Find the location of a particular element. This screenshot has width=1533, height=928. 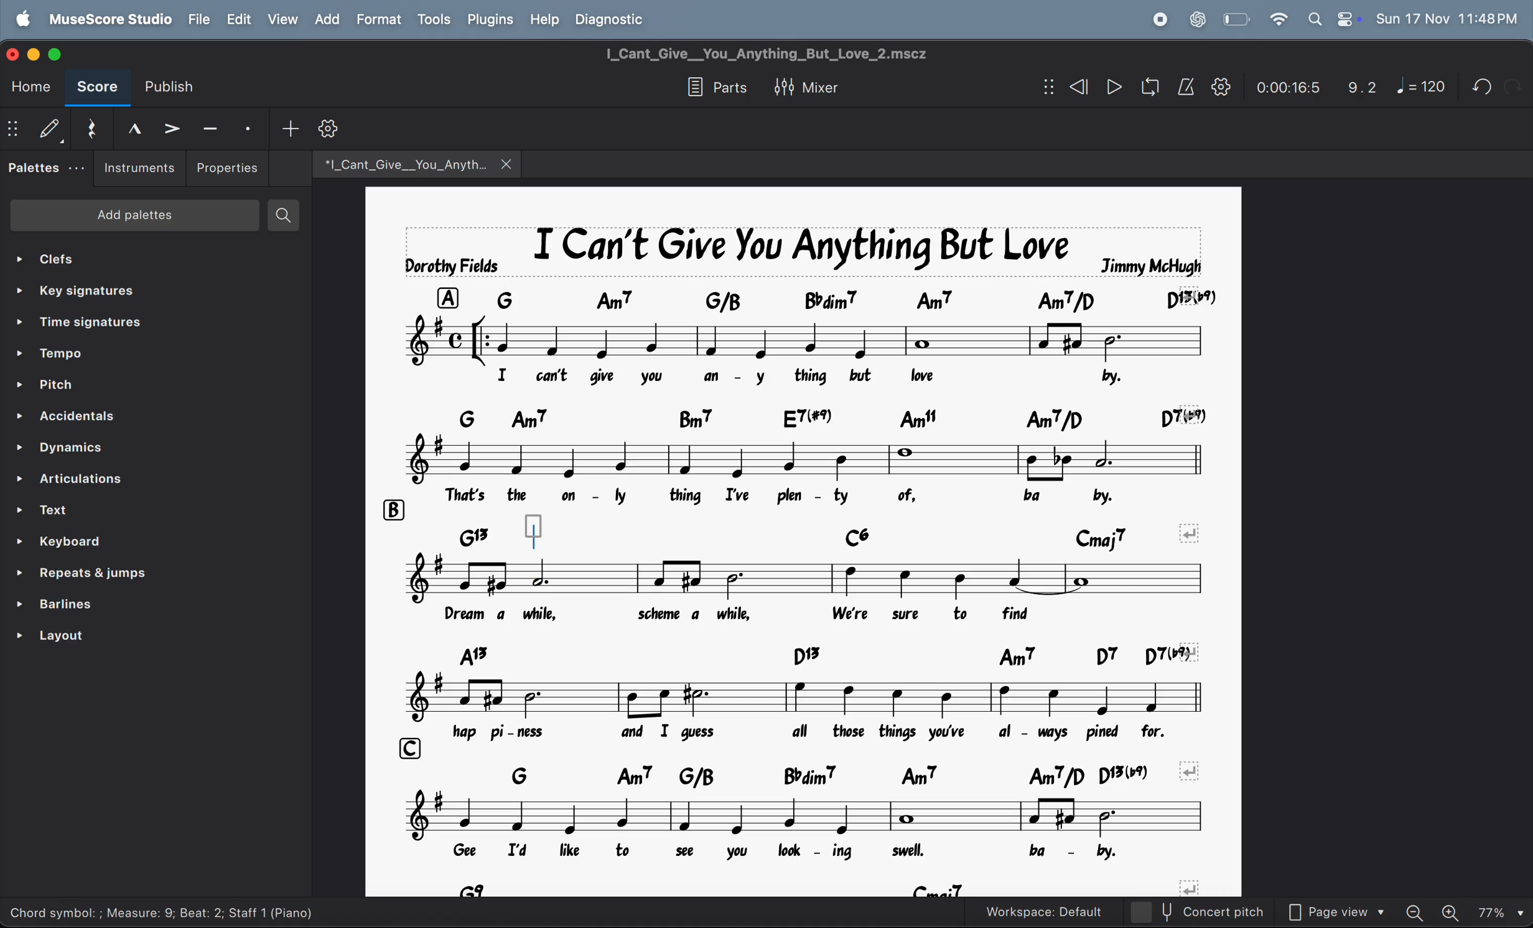

search is located at coordinates (290, 215).